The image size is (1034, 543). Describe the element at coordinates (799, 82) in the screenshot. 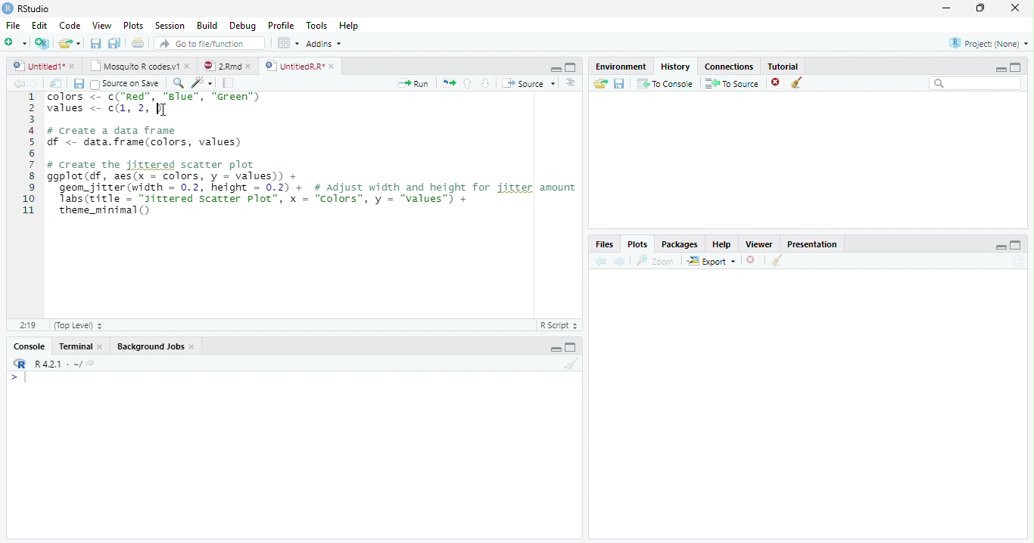

I see `Clear all history entries` at that location.